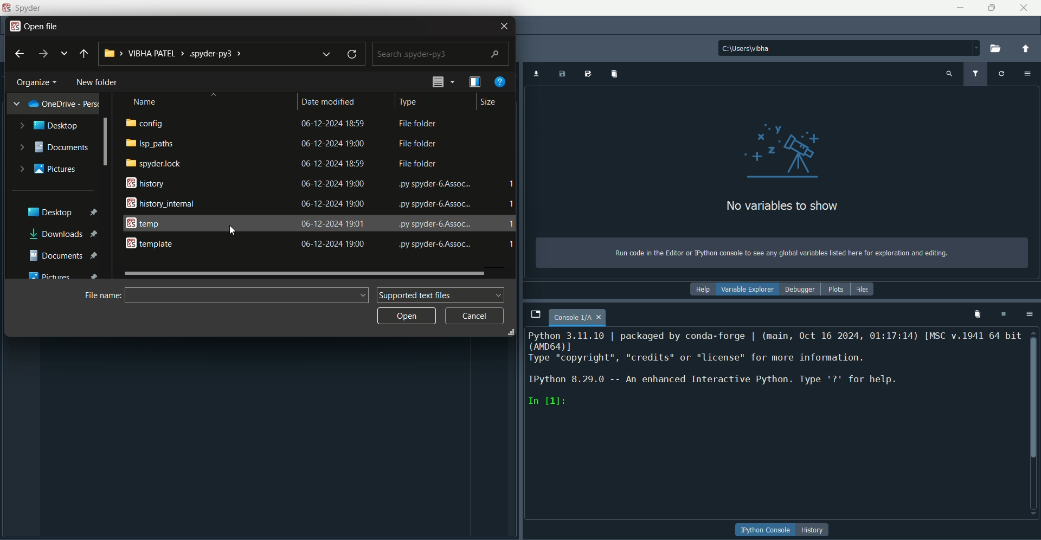 The width and height of the screenshot is (1041, 540). I want to click on config, so click(145, 123).